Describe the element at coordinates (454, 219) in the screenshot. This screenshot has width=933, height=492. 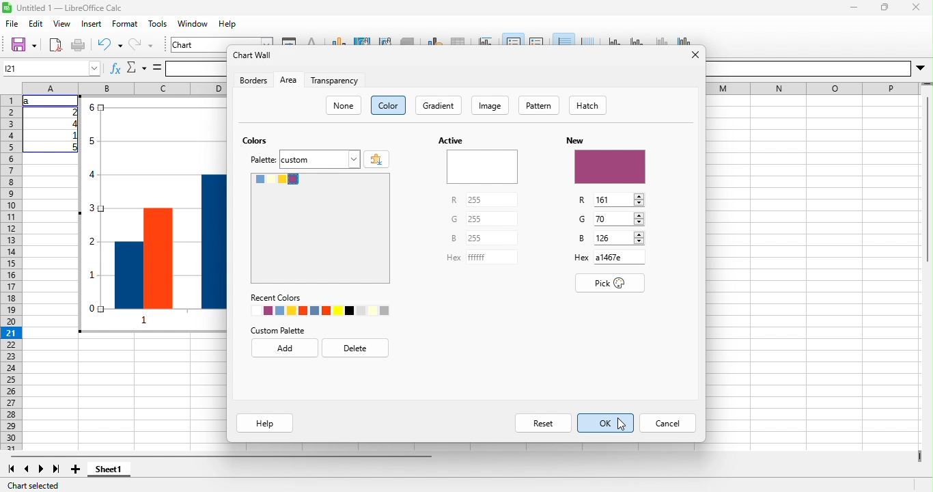
I see `G` at that location.